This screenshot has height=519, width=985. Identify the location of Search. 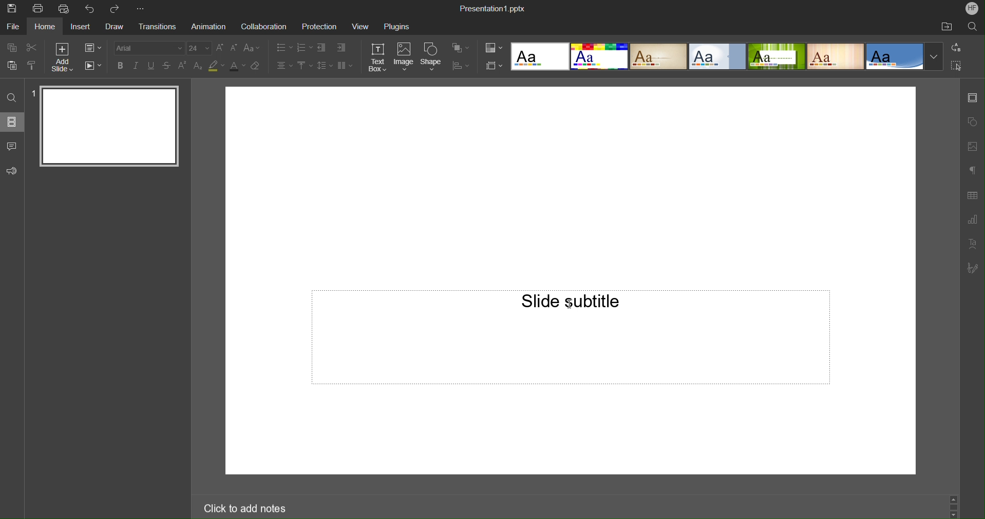
(972, 26).